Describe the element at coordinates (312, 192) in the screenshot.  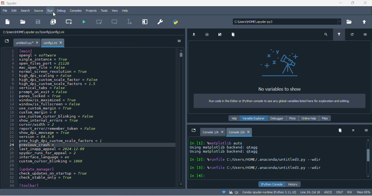
I see `line 24, col 18` at that location.